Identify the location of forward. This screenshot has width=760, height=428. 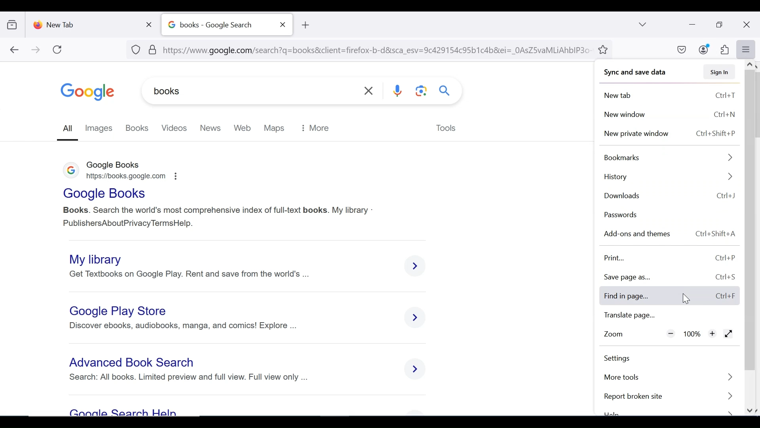
(36, 50).